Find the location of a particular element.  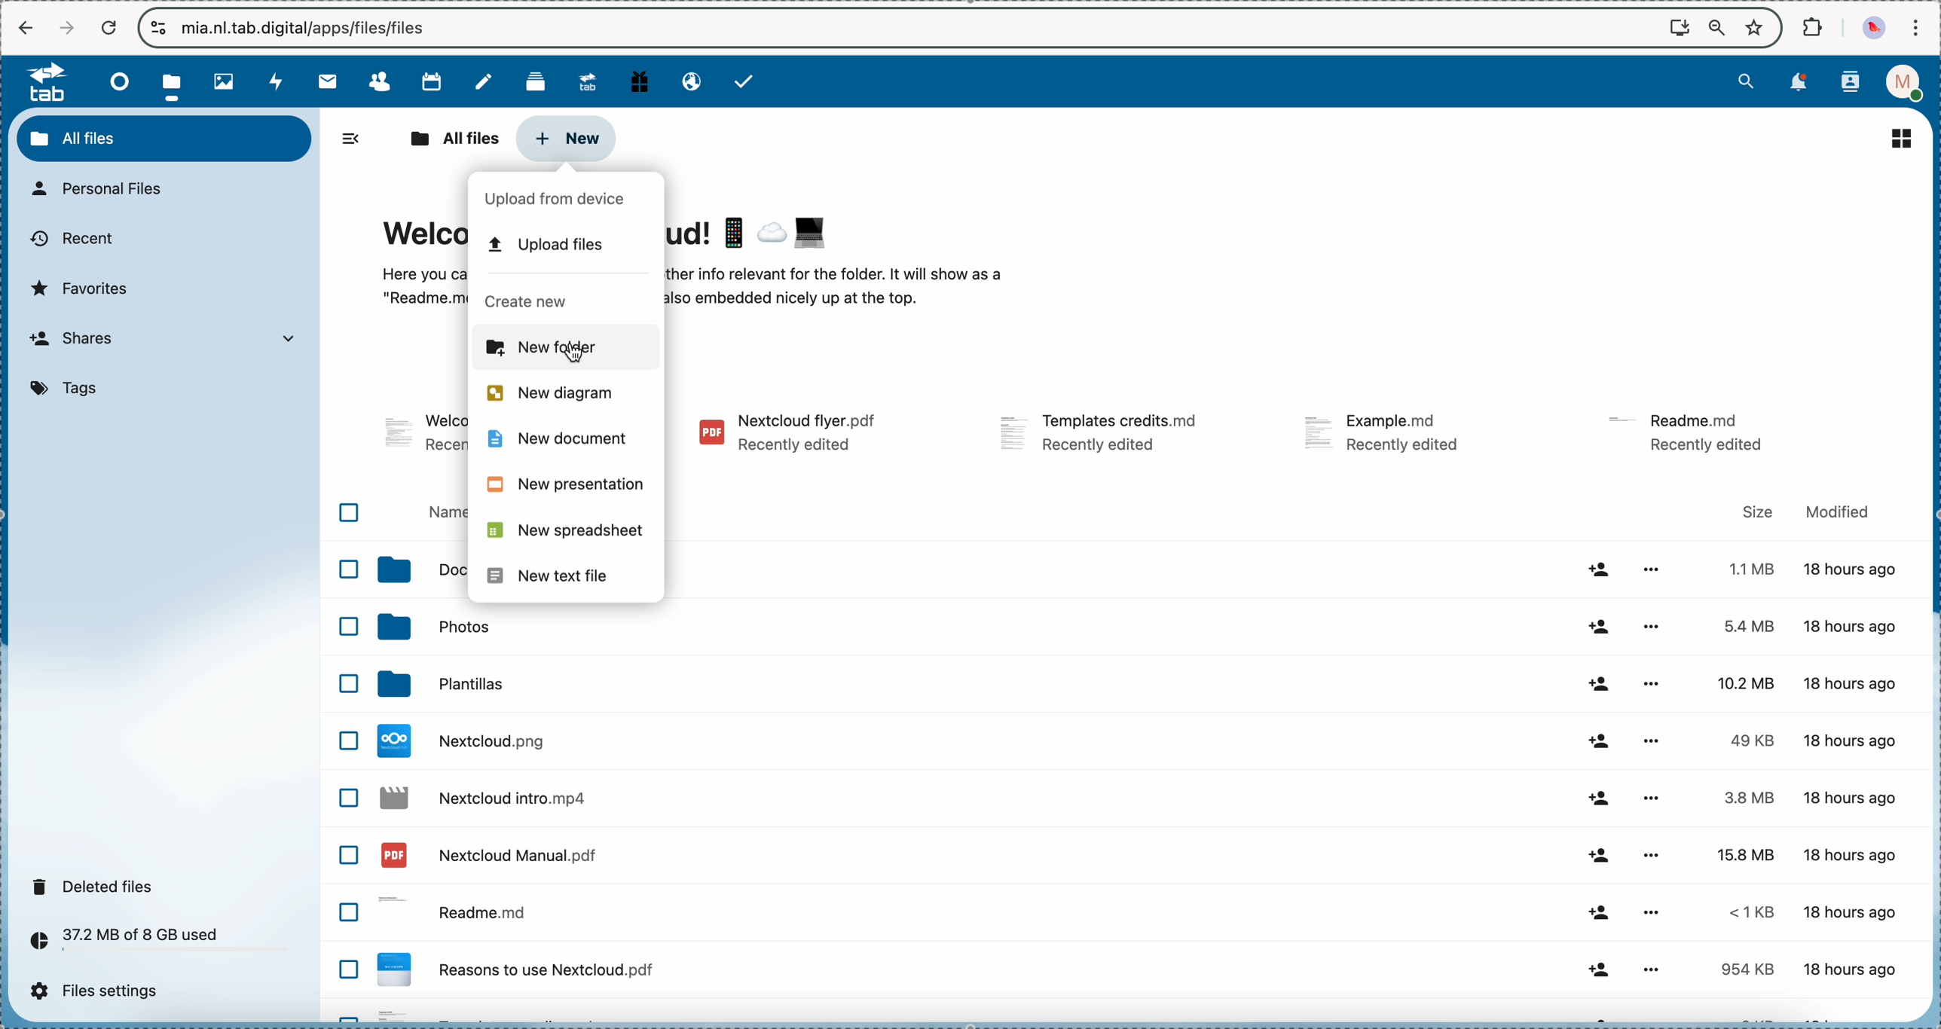

37.2 MB of 8 GB is located at coordinates (119, 943).